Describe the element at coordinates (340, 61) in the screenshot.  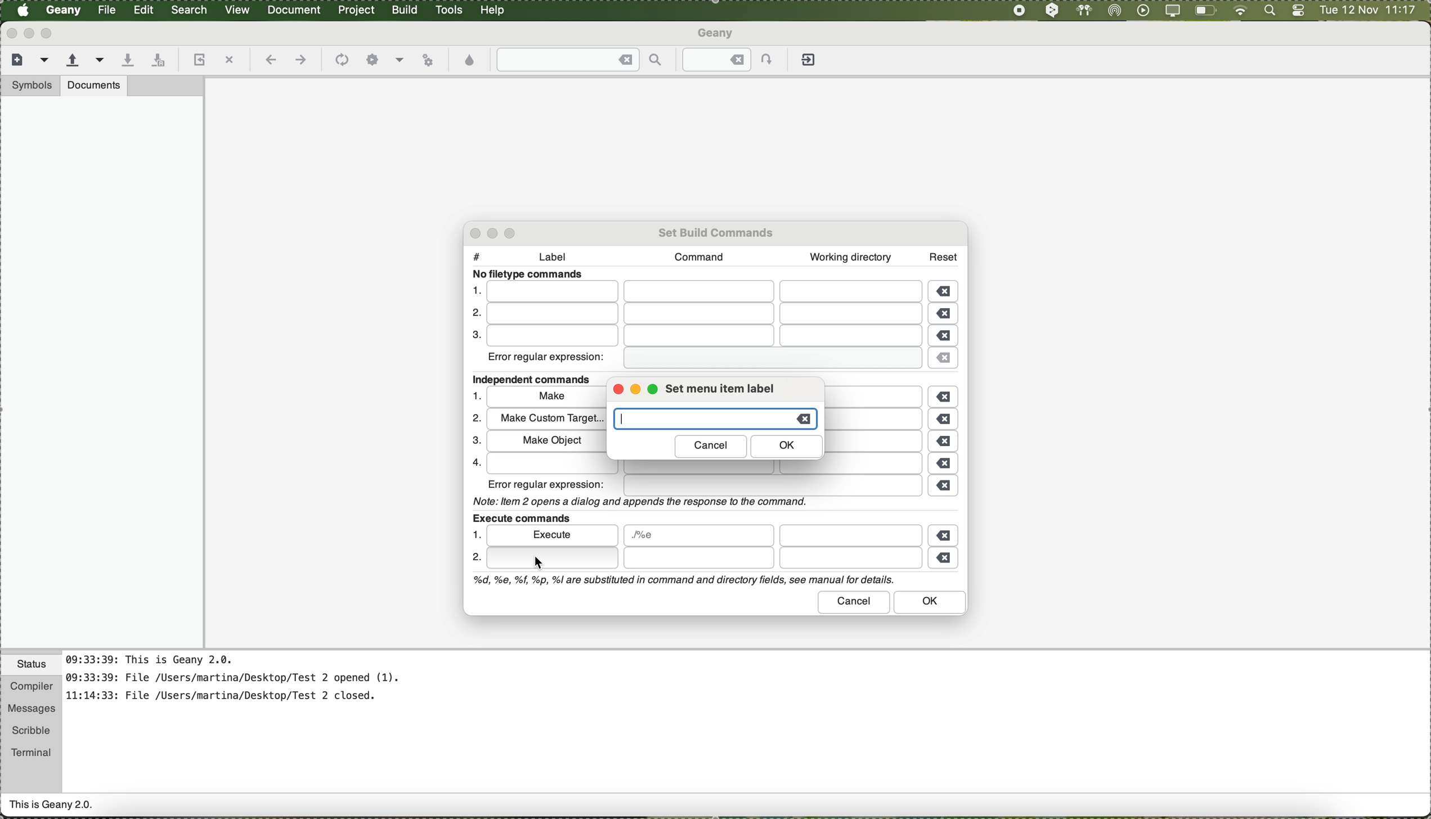
I see `icon` at that location.